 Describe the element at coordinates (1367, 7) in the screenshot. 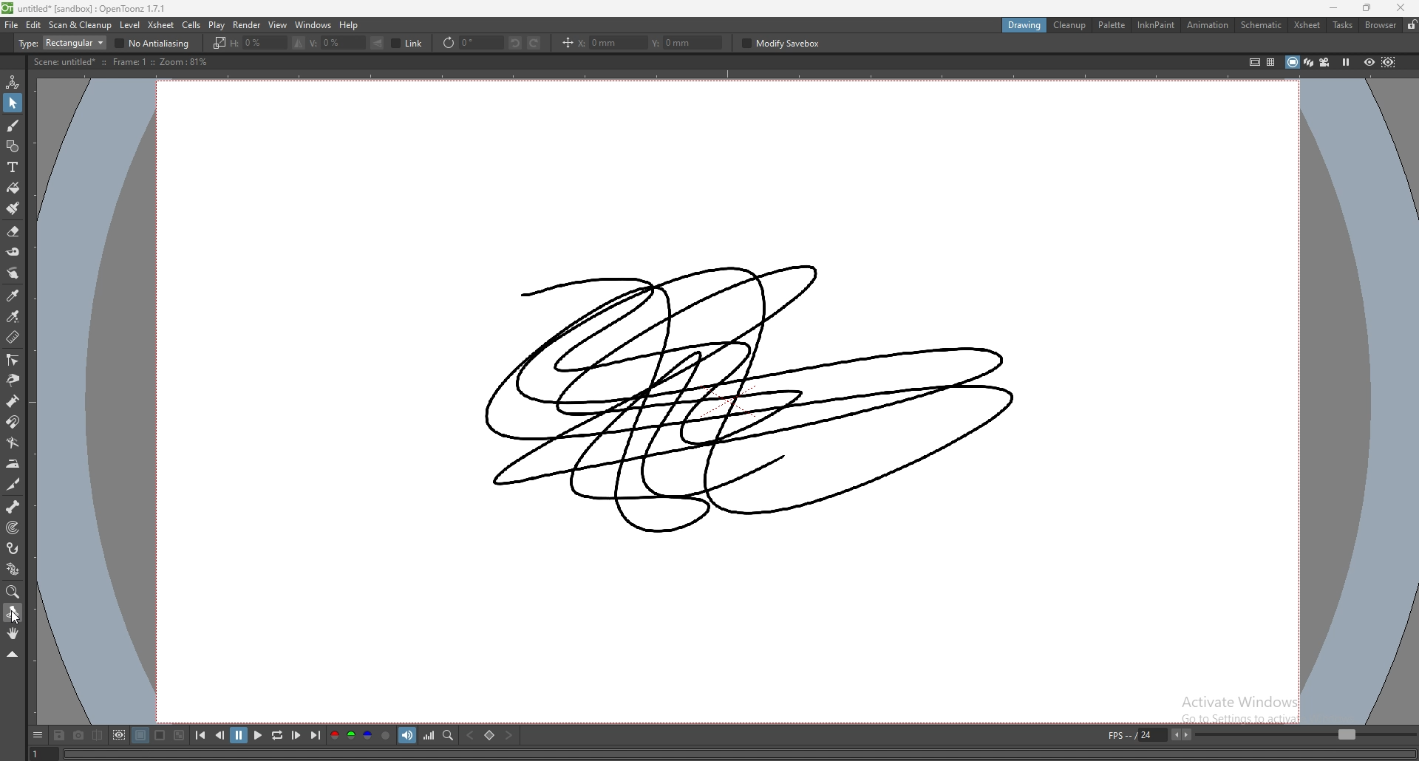

I see `resize` at that location.